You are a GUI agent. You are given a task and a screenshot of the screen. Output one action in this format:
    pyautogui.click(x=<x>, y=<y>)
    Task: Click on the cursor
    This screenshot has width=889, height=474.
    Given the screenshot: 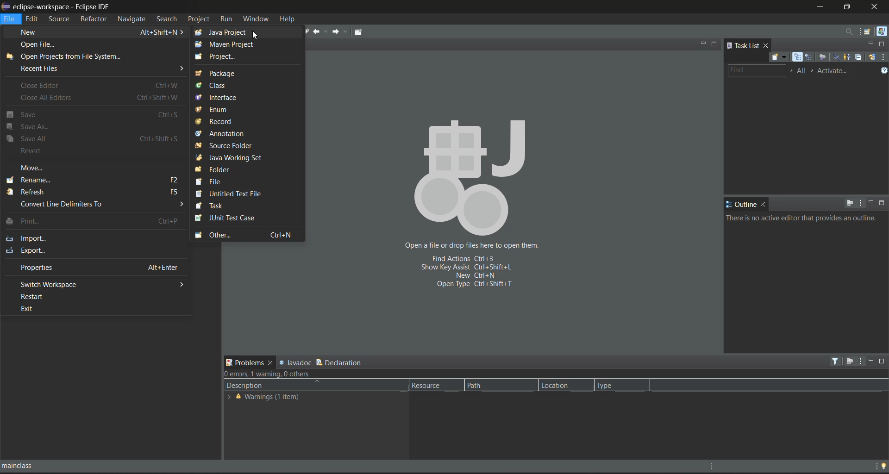 What is the action you would take?
    pyautogui.click(x=253, y=33)
    